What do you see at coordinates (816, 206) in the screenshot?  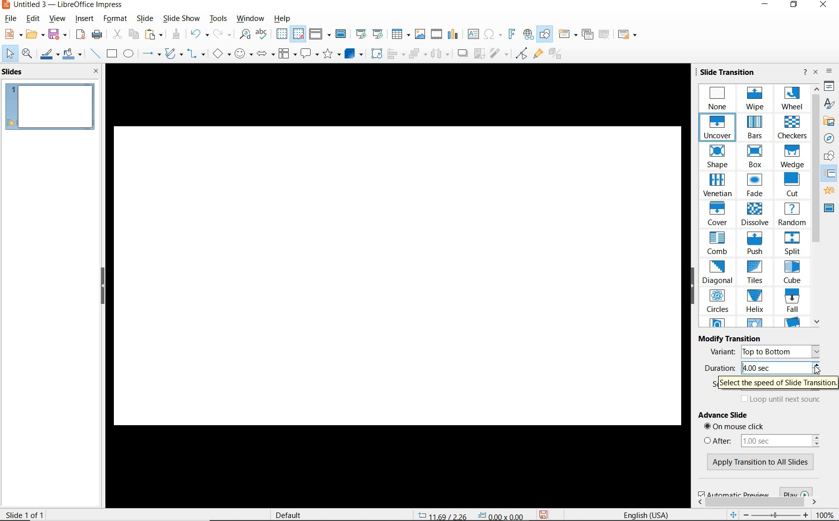 I see `SCROLLBAR` at bounding box center [816, 206].